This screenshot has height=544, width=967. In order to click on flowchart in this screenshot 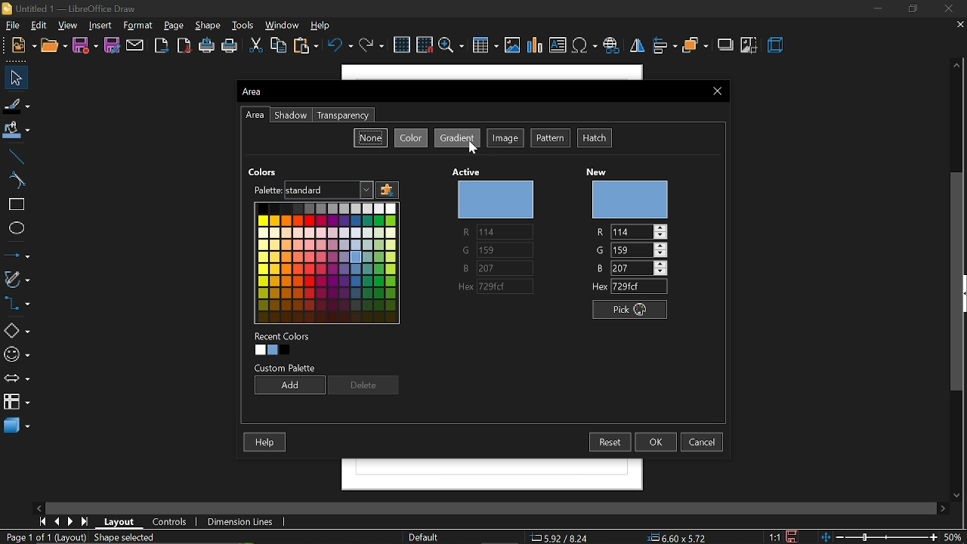, I will do `click(16, 400)`.